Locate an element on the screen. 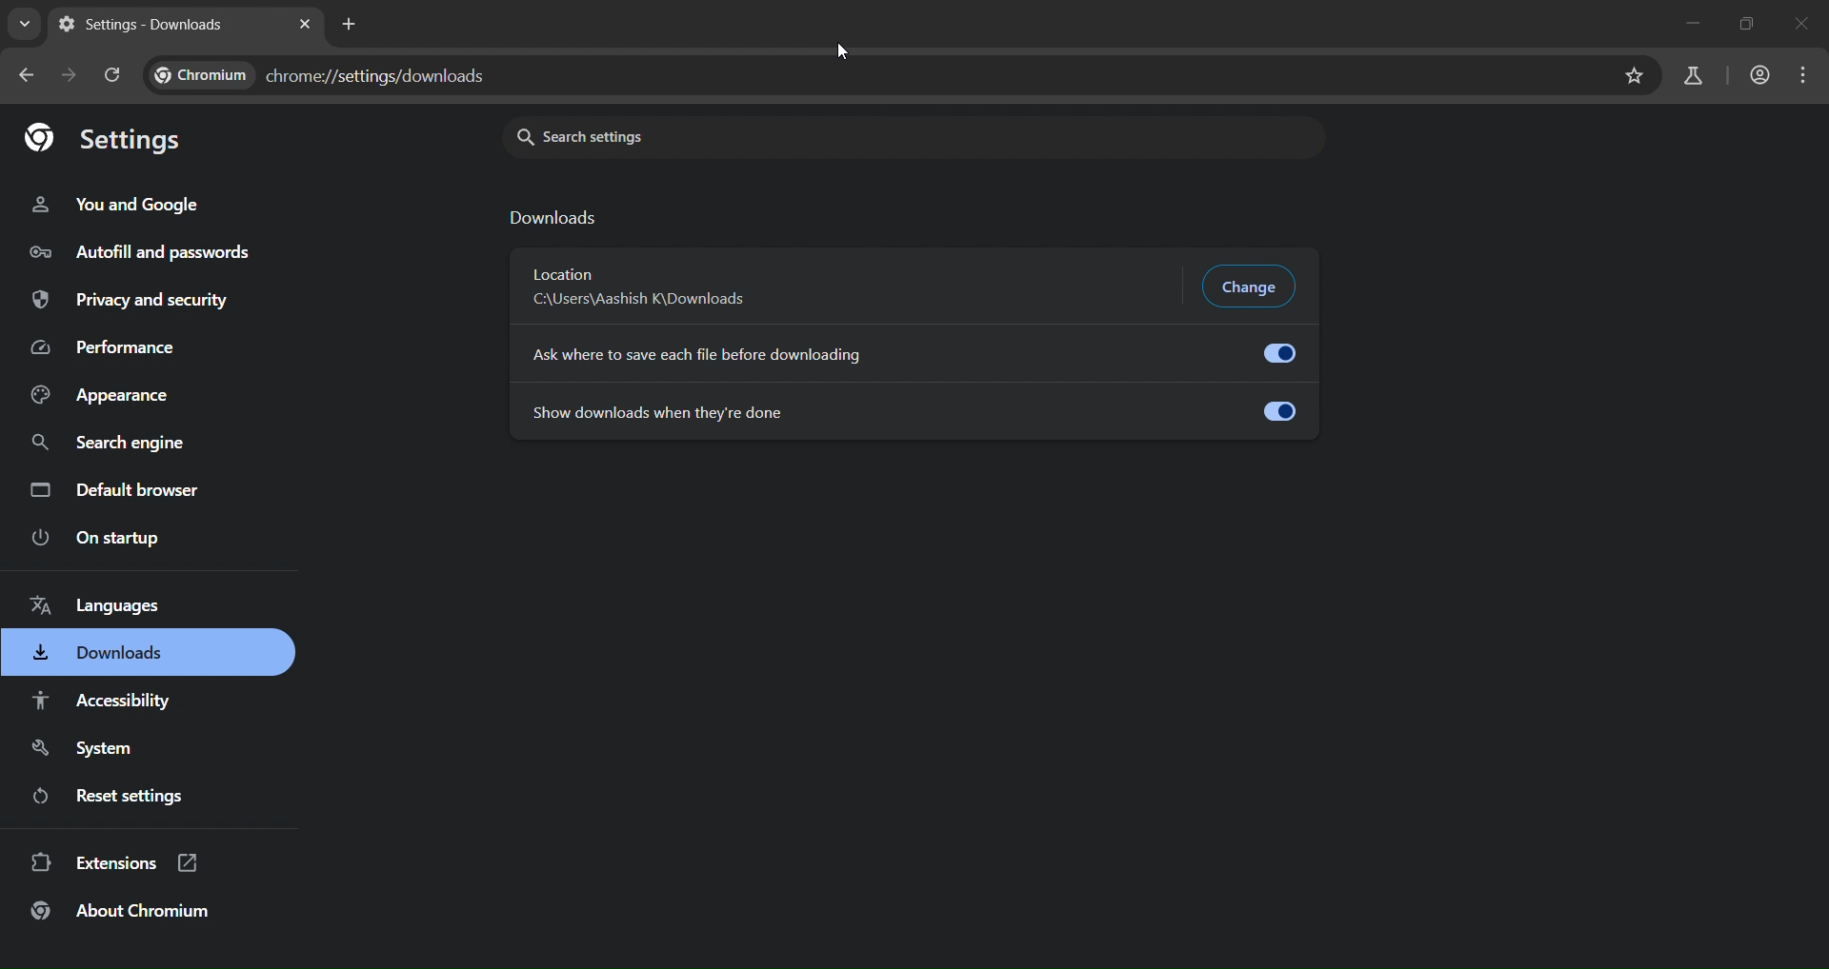 This screenshot has height=969, width=1829. restore down is located at coordinates (1742, 25).